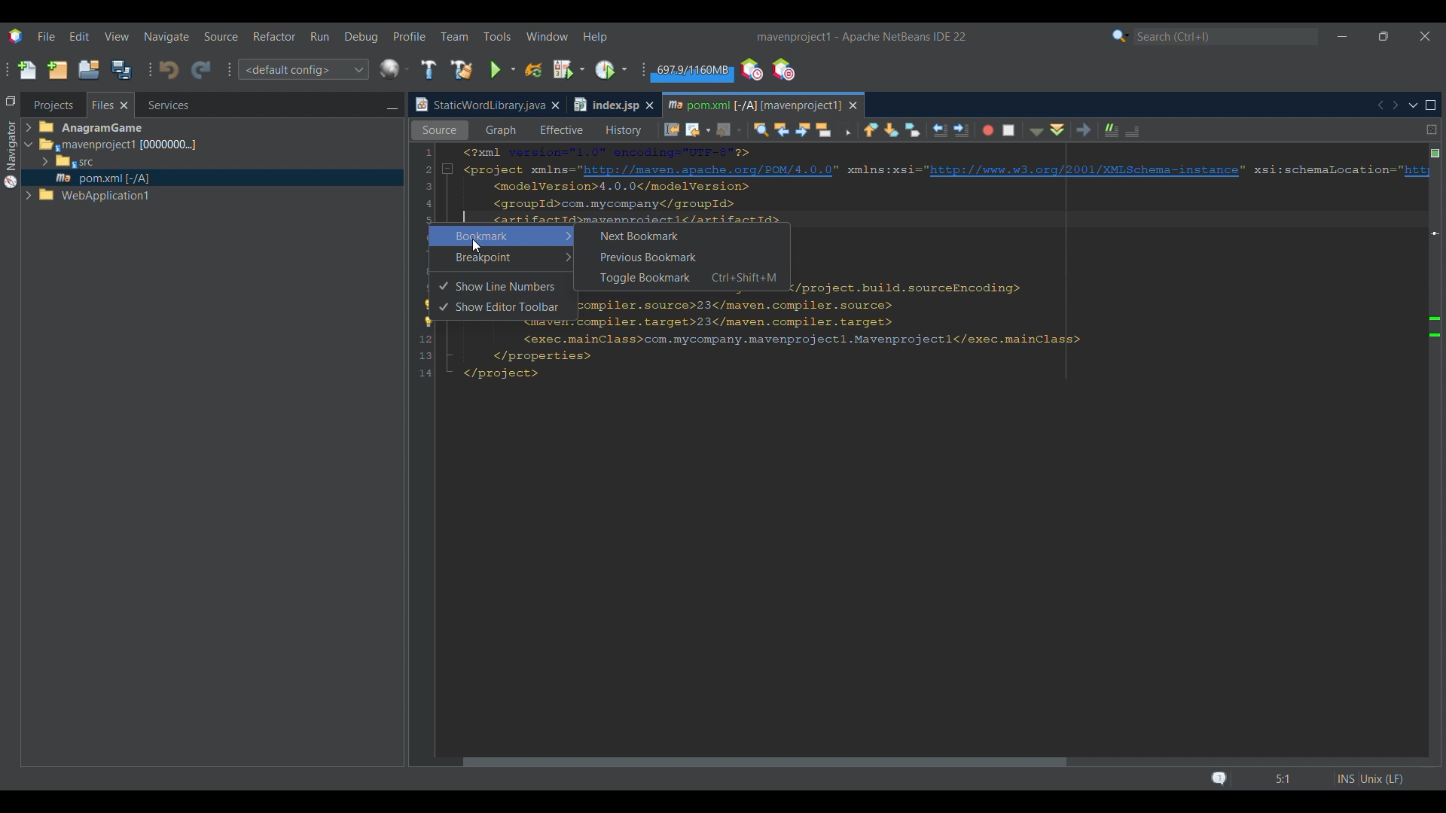 This screenshot has height=813, width=1446. Describe the element at coordinates (273, 36) in the screenshot. I see `Refactor menu` at that location.